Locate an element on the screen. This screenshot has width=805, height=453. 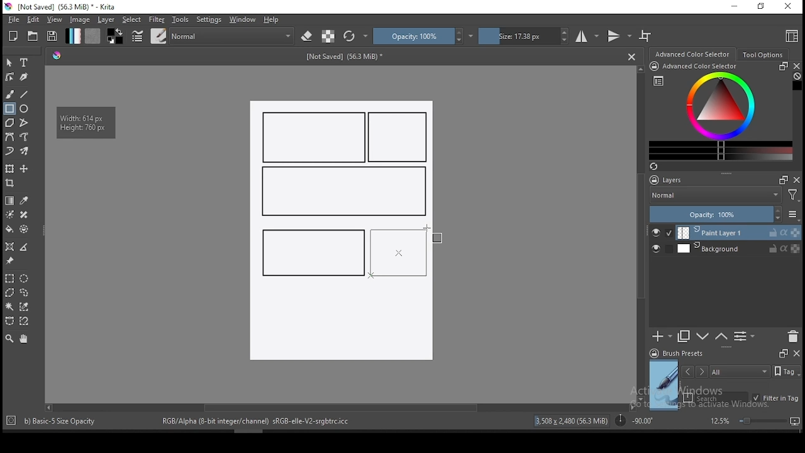
pattern is located at coordinates (92, 36).